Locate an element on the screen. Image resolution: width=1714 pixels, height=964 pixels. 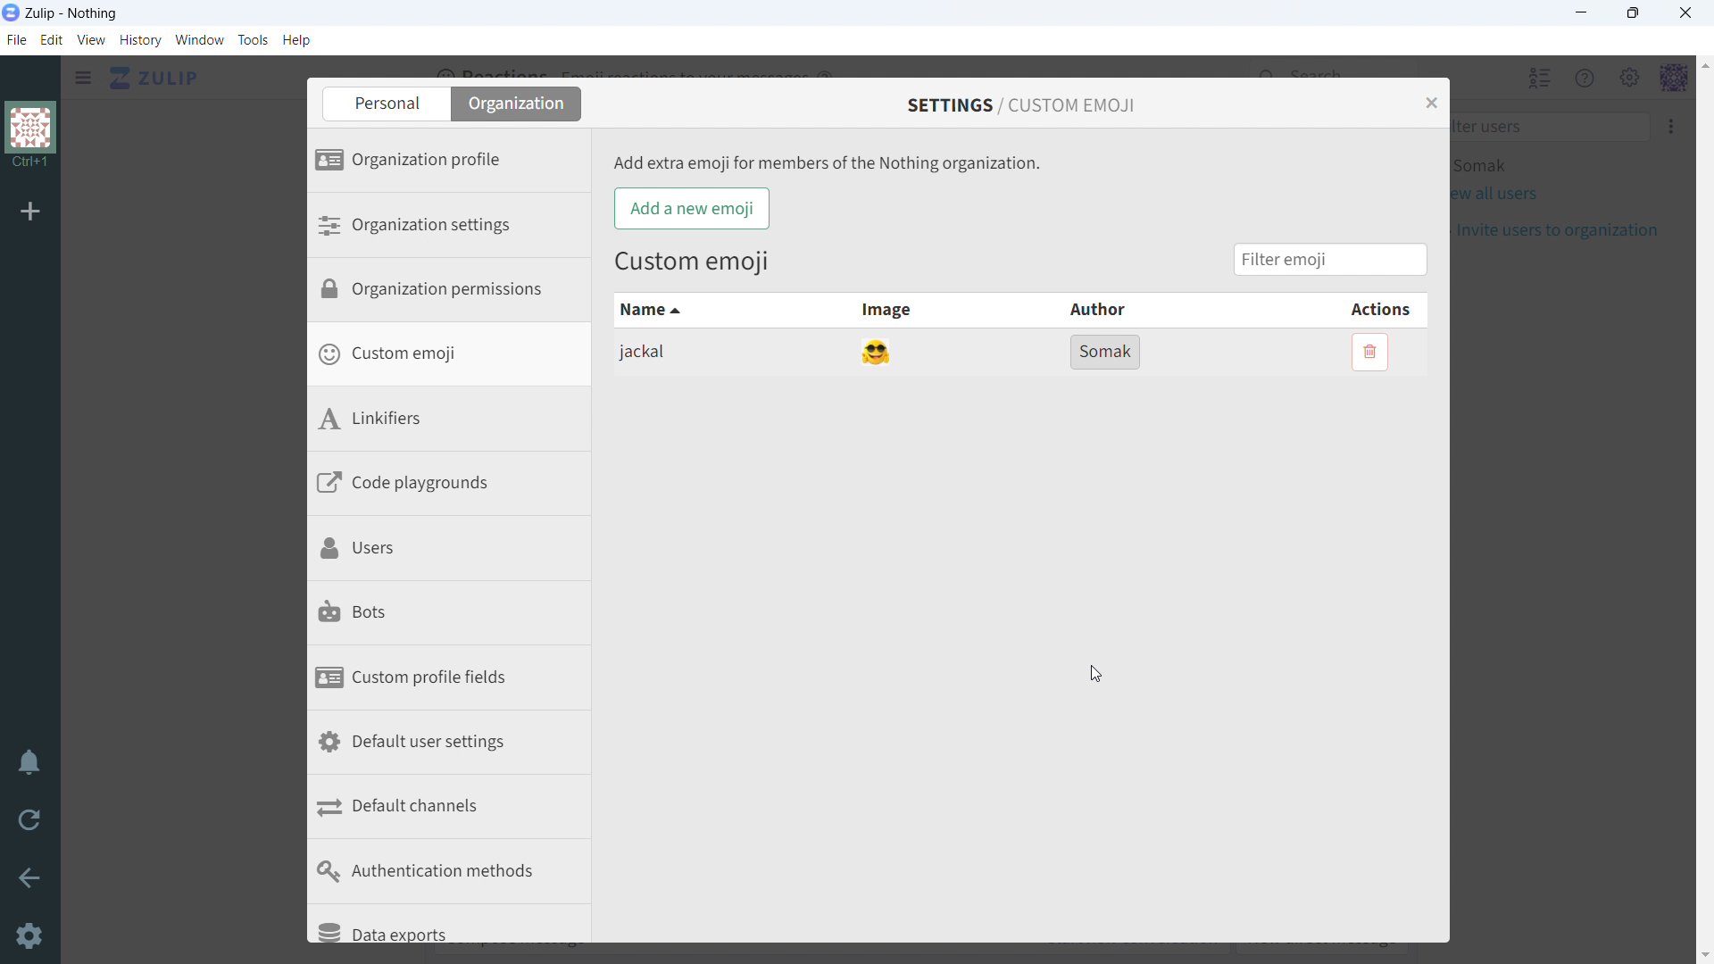
filter users is located at coordinates (1558, 128).